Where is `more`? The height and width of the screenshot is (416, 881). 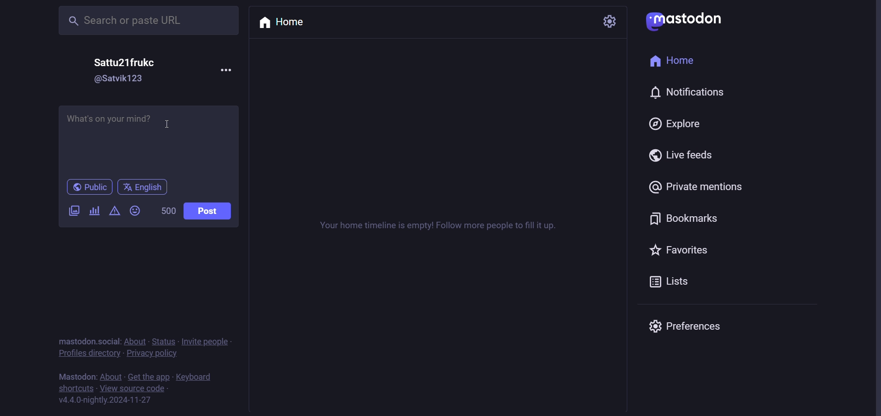 more is located at coordinates (225, 68).